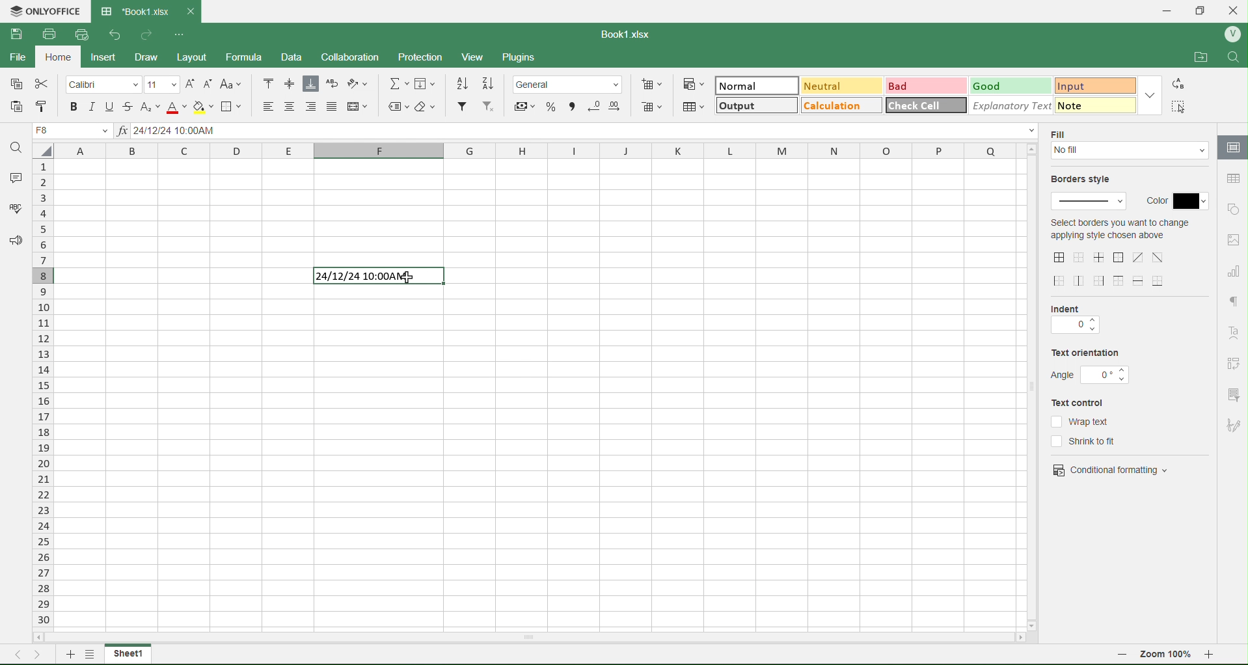 This screenshot has width=1248, height=665. Describe the element at coordinates (593, 105) in the screenshot. I see `Decrease Decimal` at that location.